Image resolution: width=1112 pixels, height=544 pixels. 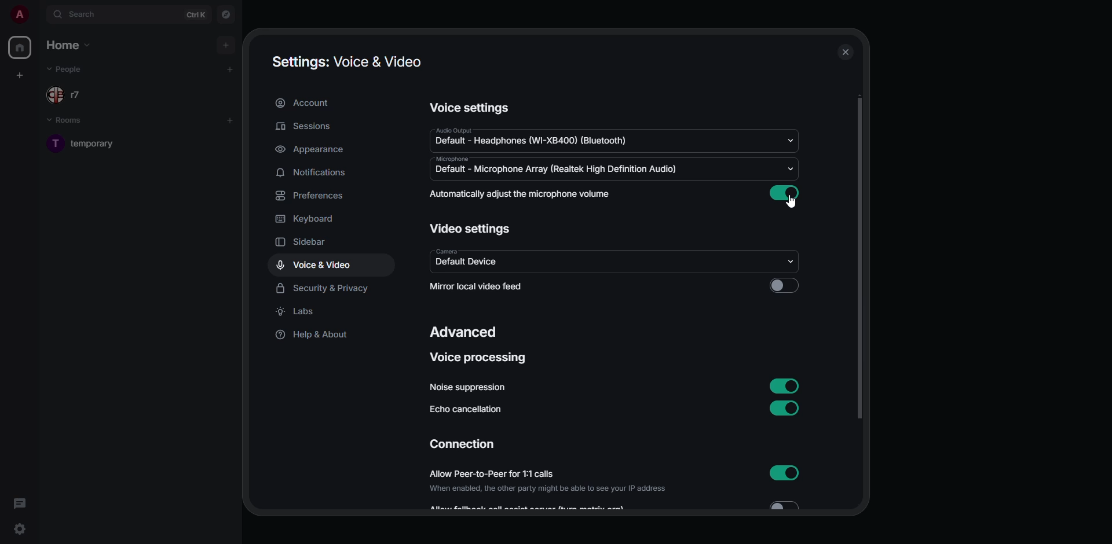 What do you see at coordinates (795, 203) in the screenshot?
I see `cursor` at bounding box center [795, 203].